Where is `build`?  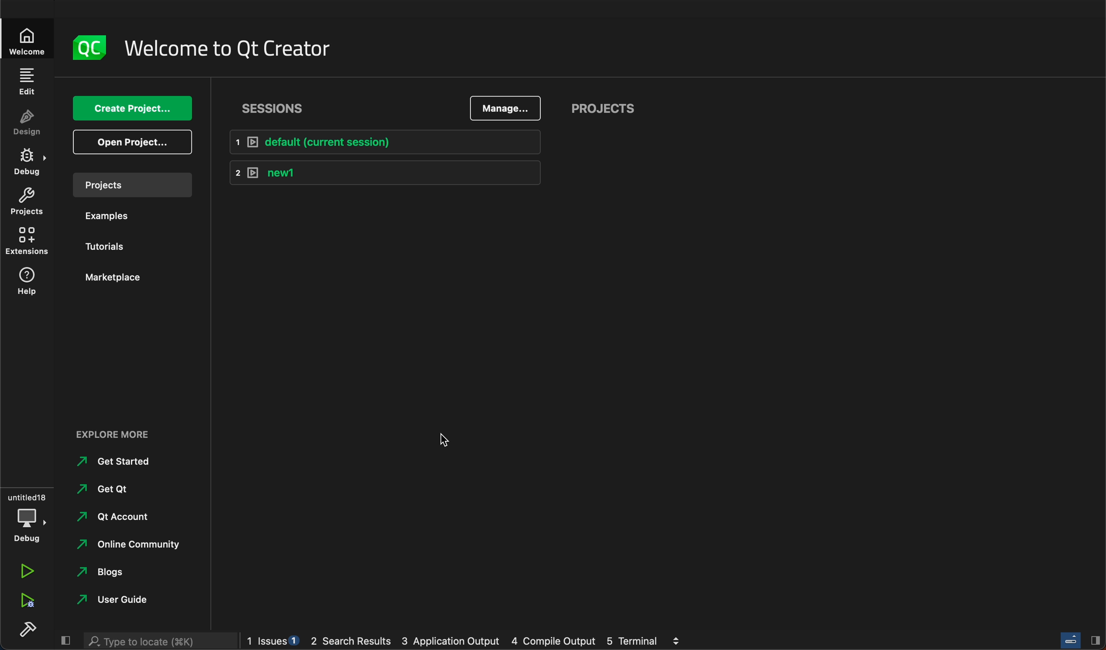
build is located at coordinates (27, 631).